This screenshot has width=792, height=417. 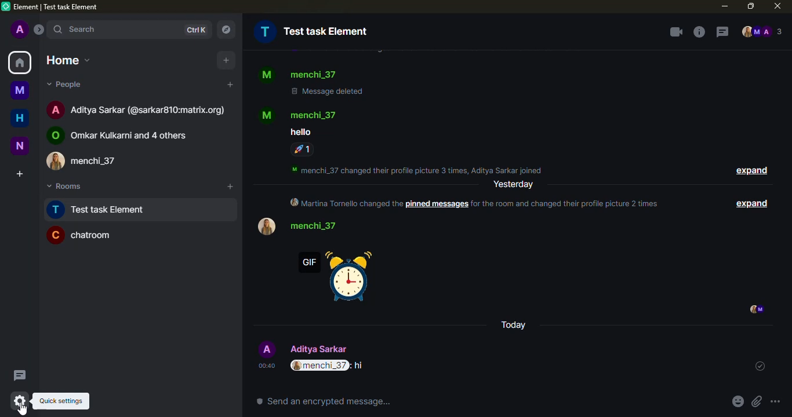 What do you see at coordinates (775, 402) in the screenshot?
I see `more` at bounding box center [775, 402].